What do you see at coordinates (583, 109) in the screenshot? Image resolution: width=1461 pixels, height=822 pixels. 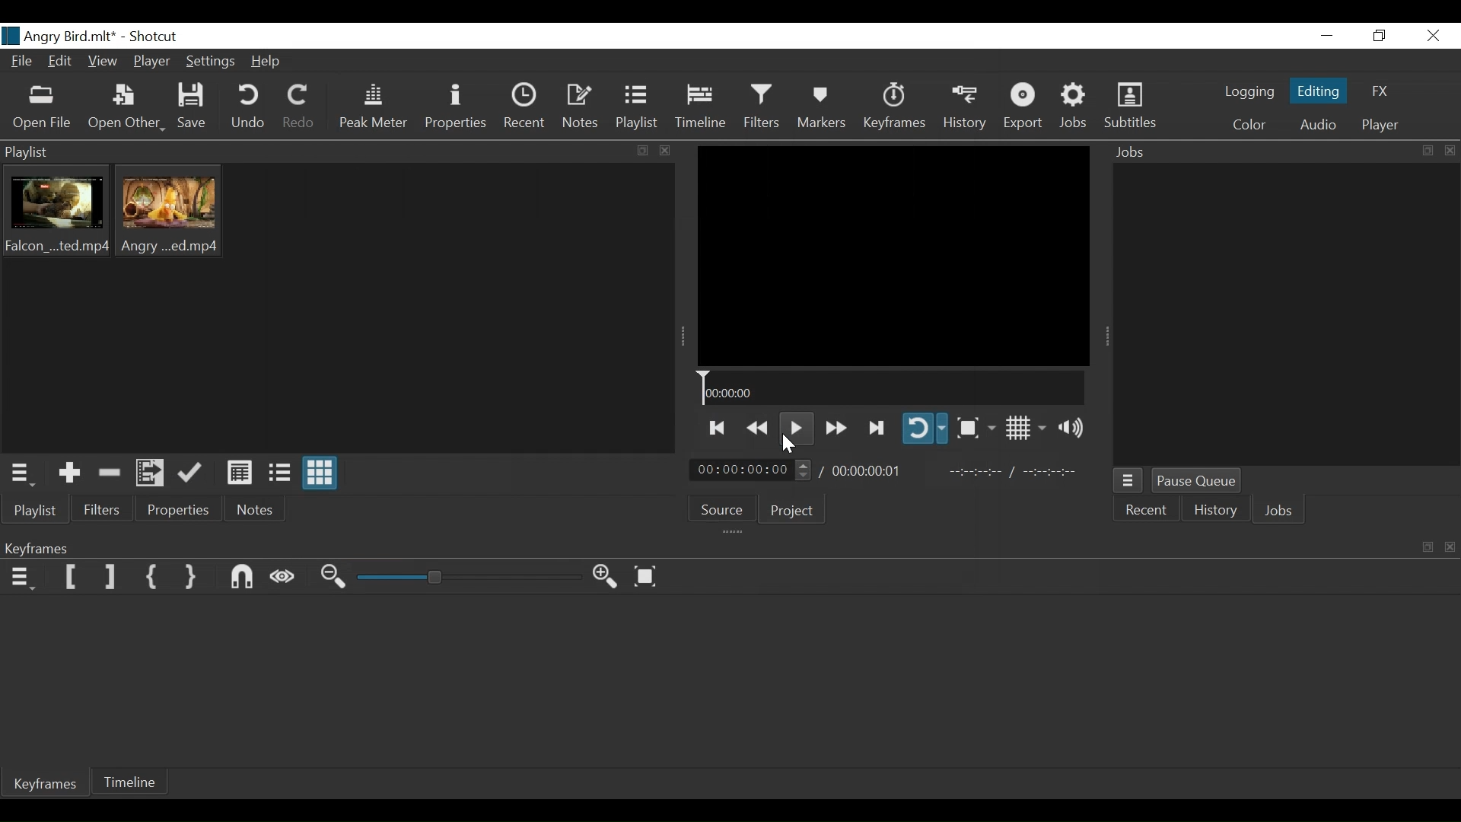 I see `Notes` at bounding box center [583, 109].